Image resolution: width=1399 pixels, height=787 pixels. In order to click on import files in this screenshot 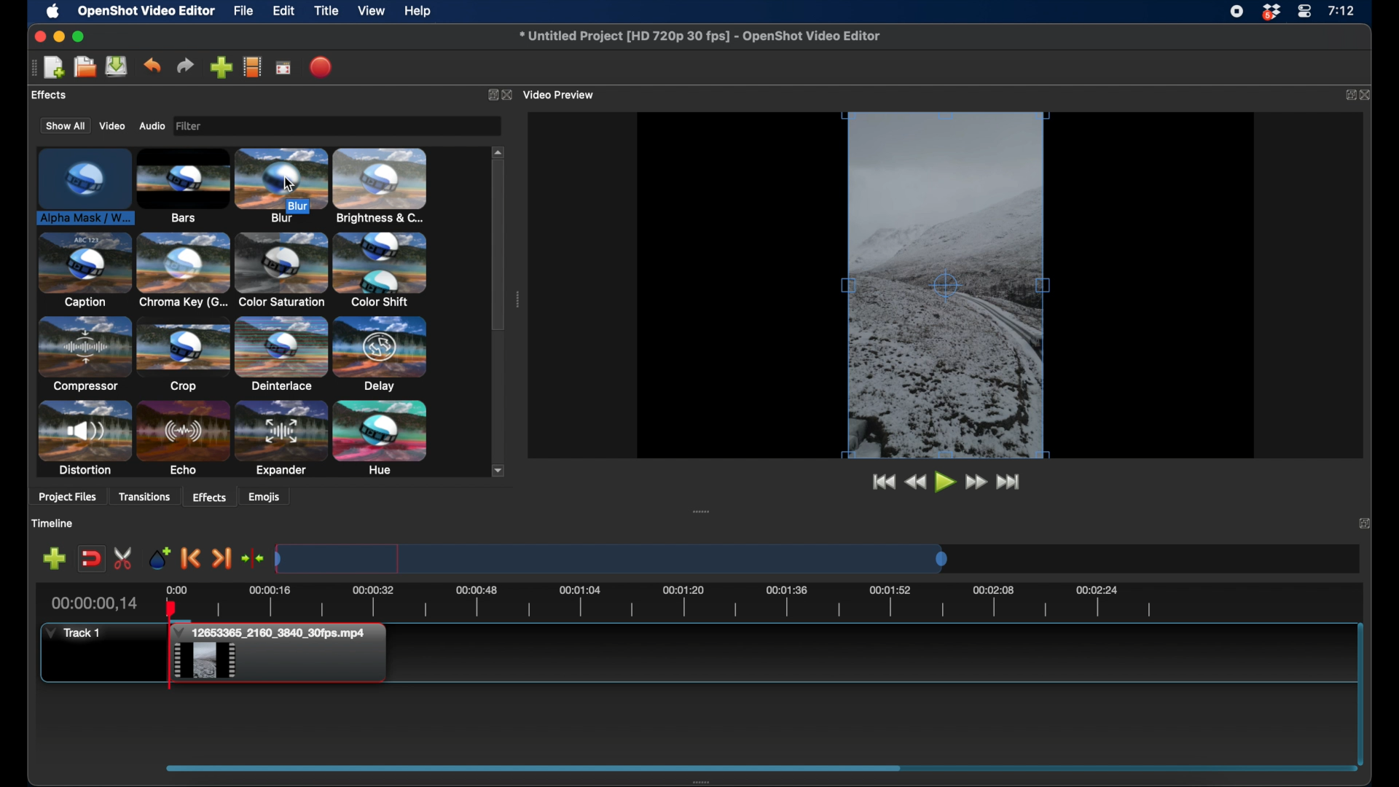, I will do `click(222, 67)`.